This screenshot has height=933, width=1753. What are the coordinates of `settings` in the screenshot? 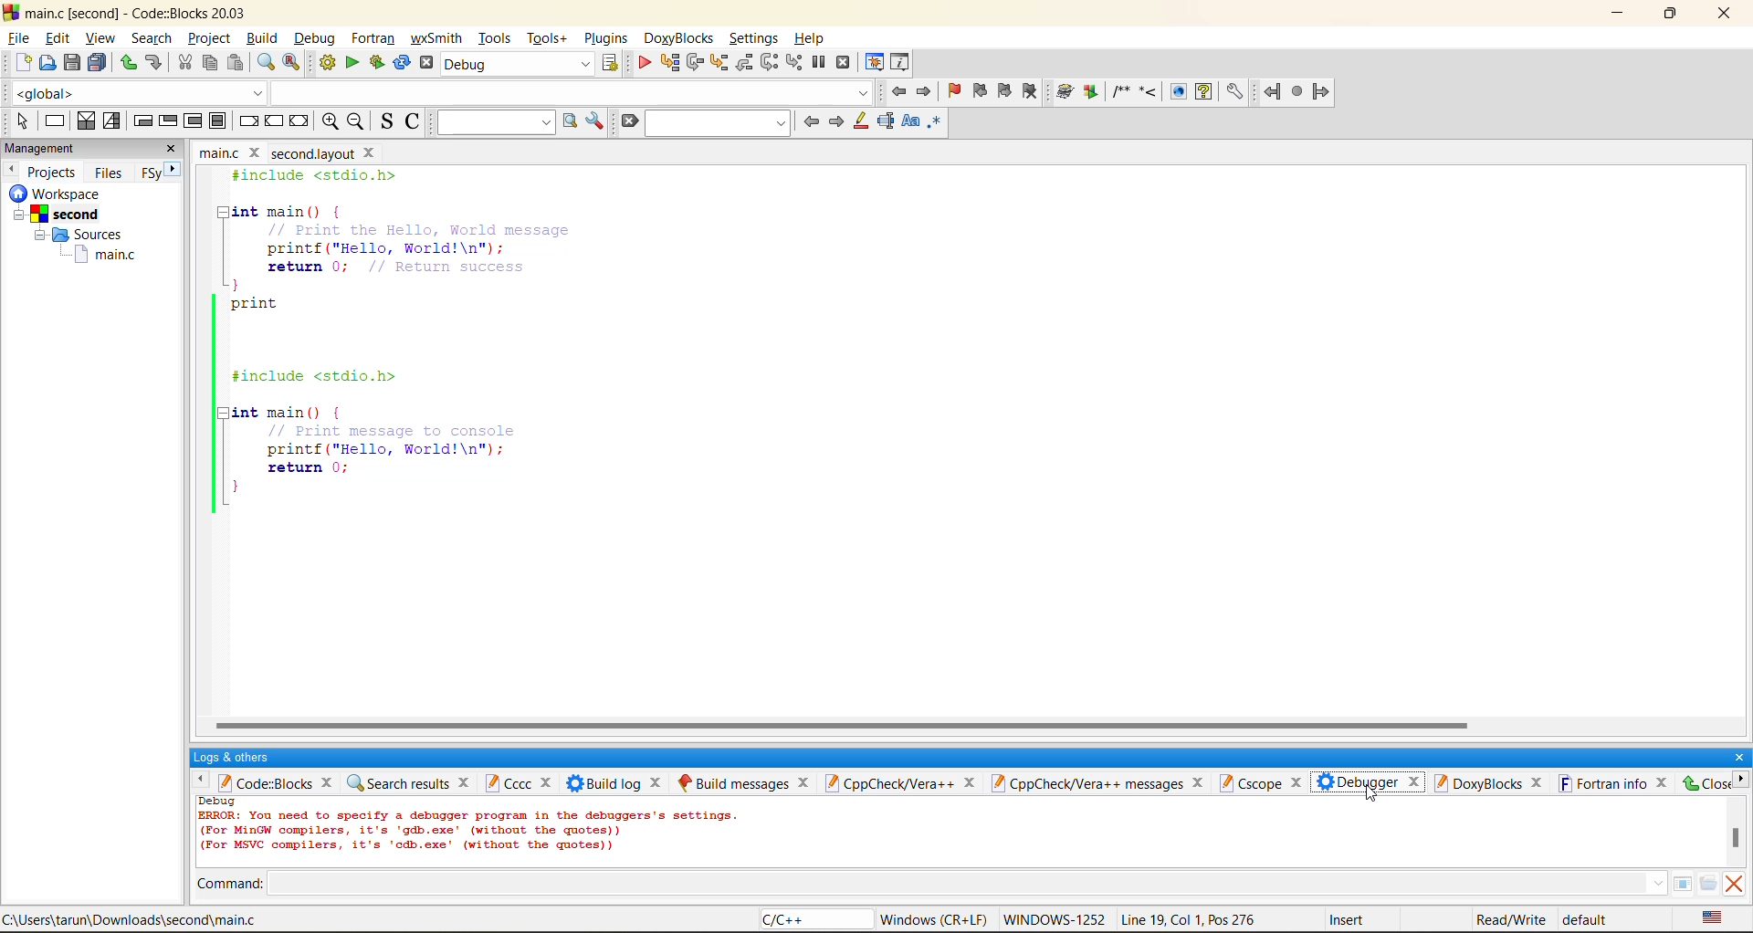 It's located at (753, 35).